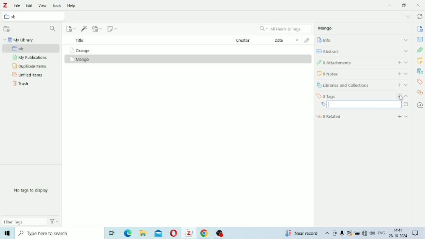  I want to click on Attachments, so click(307, 40).